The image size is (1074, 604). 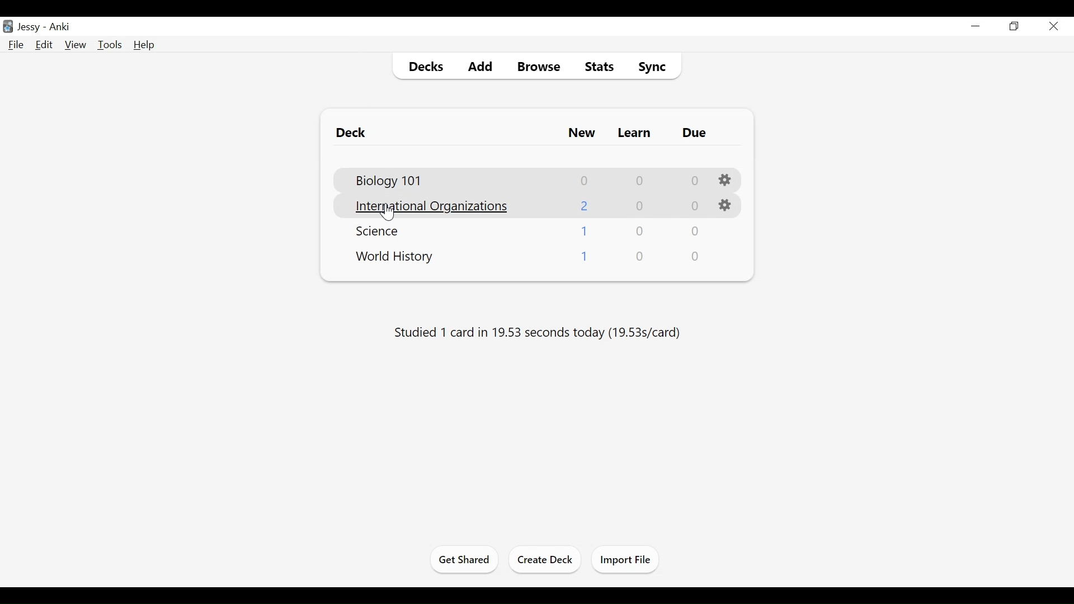 What do you see at coordinates (599, 68) in the screenshot?
I see `Stats` at bounding box center [599, 68].